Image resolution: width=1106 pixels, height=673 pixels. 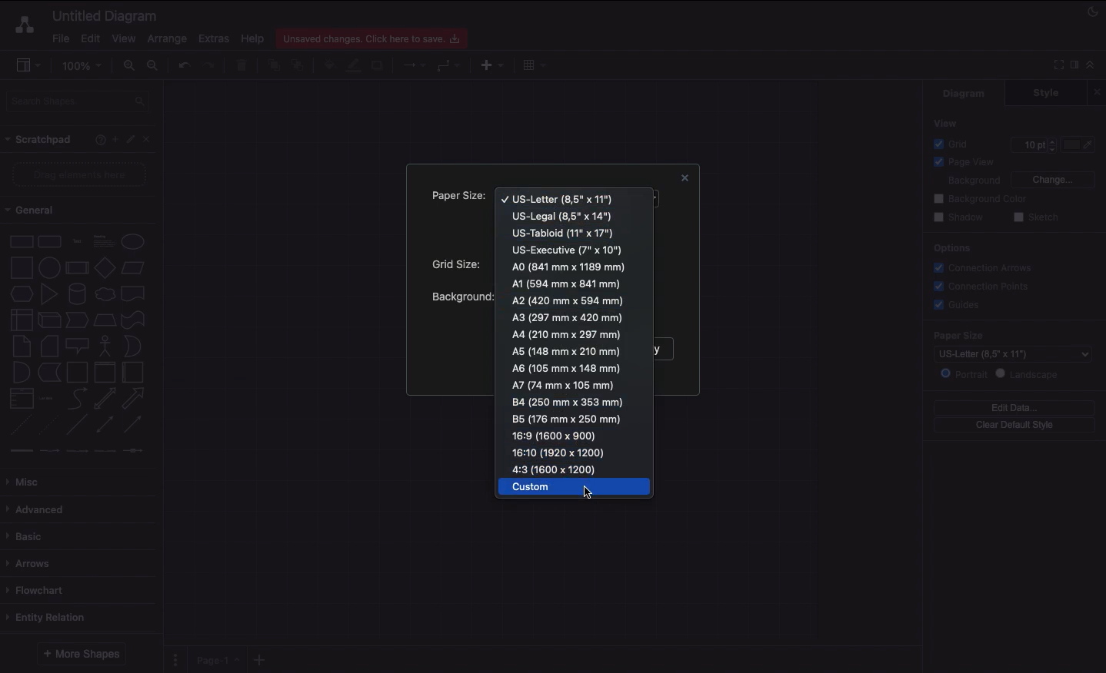 I want to click on Or, so click(x=133, y=345).